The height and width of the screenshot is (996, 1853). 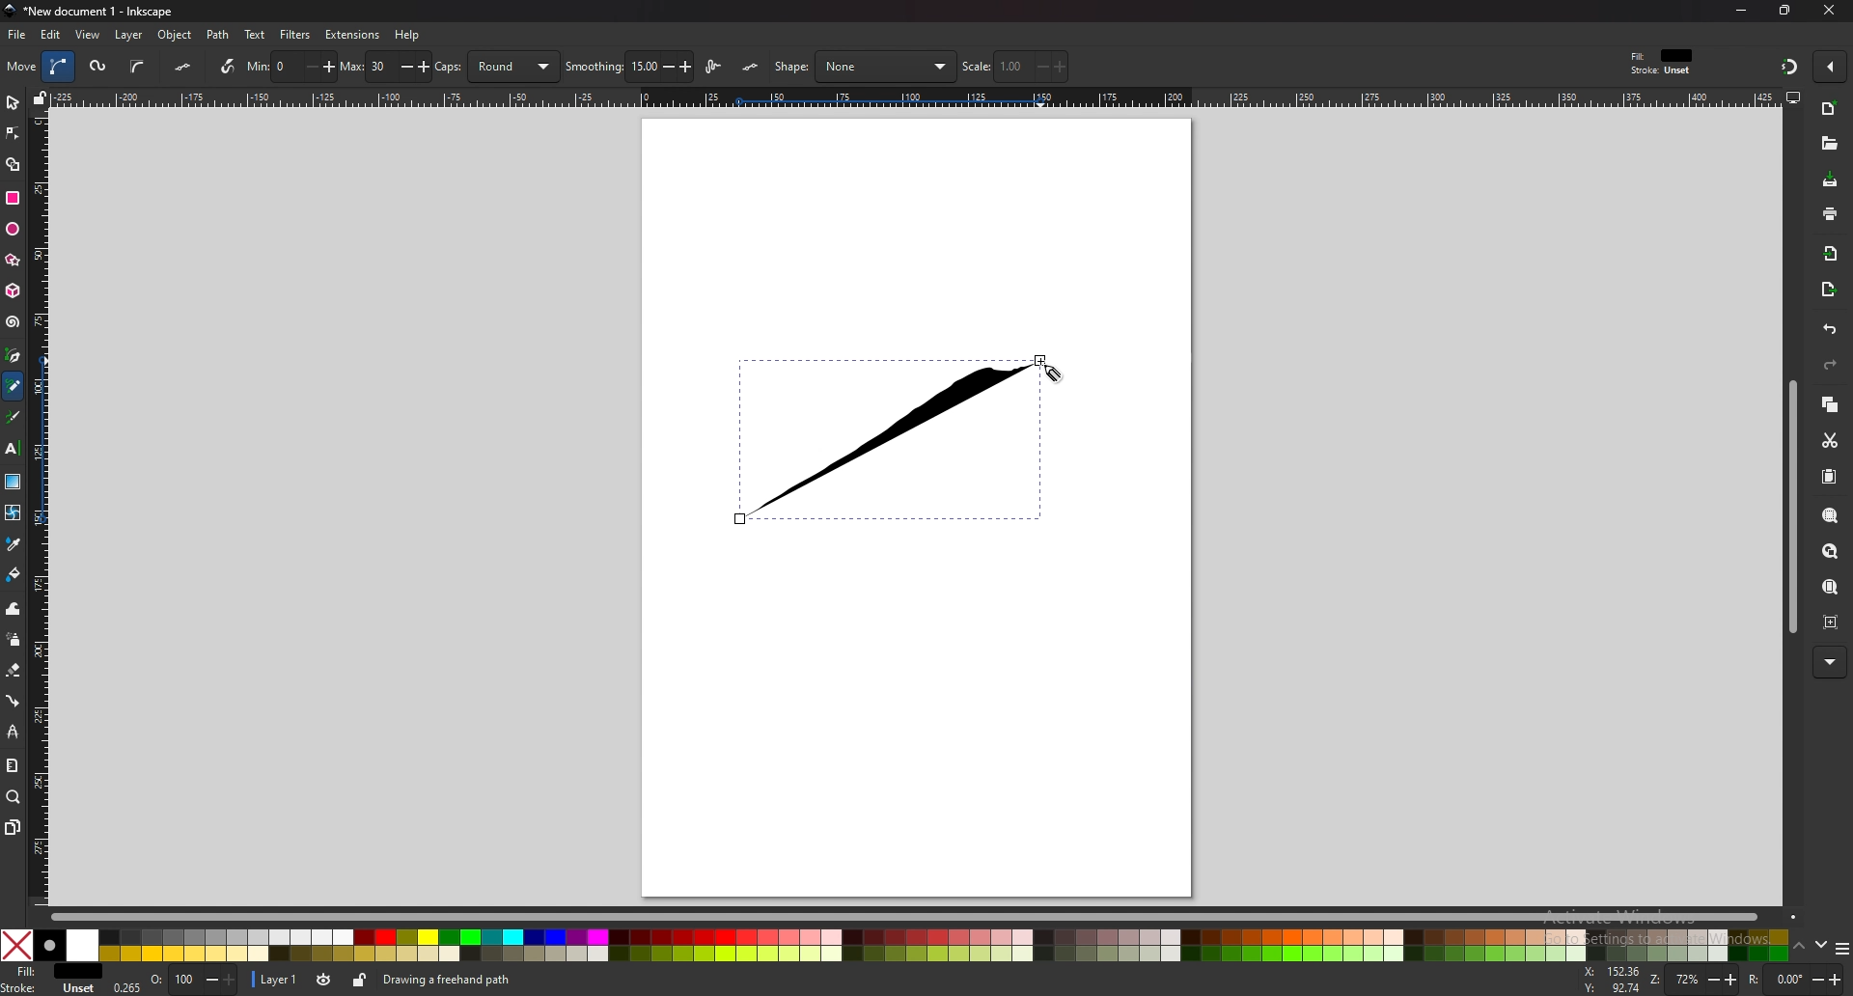 I want to click on fill and stroke, so click(x=1663, y=63).